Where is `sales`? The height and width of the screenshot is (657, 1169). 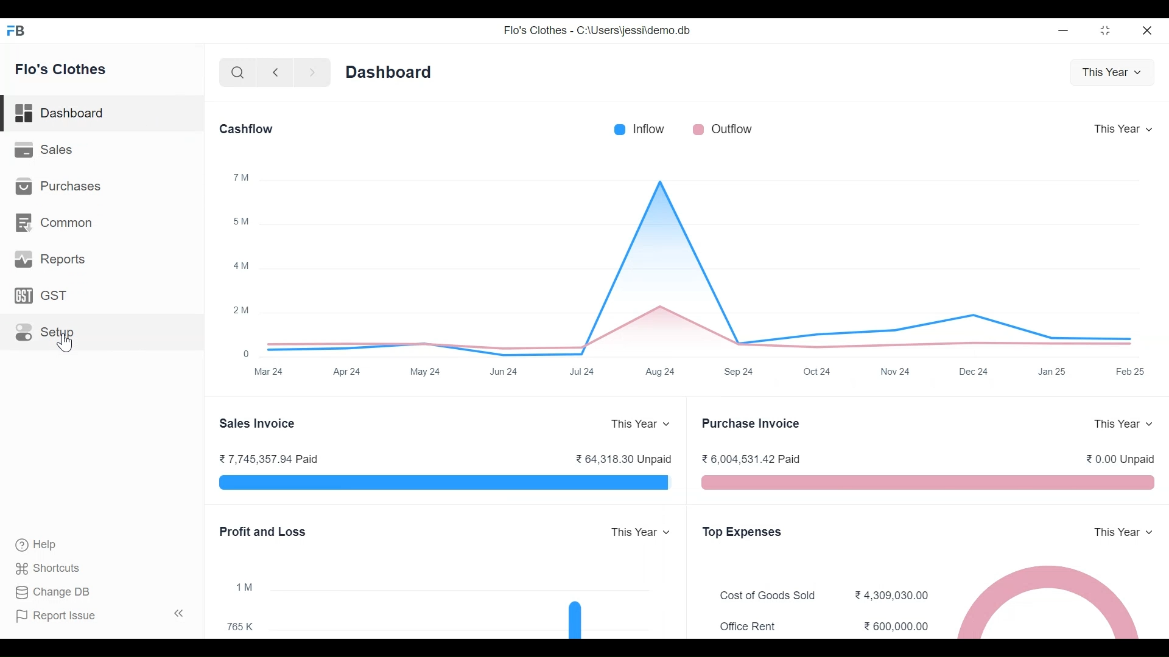
sales is located at coordinates (44, 148).